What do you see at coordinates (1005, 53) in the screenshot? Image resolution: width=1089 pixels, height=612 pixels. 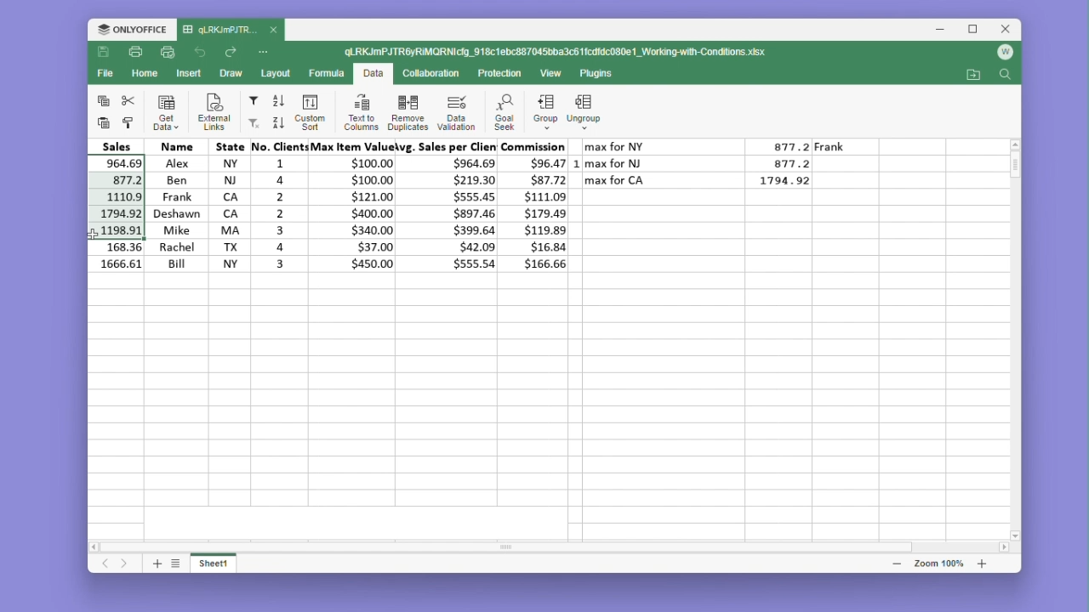 I see `Account icon` at bounding box center [1005, 53].